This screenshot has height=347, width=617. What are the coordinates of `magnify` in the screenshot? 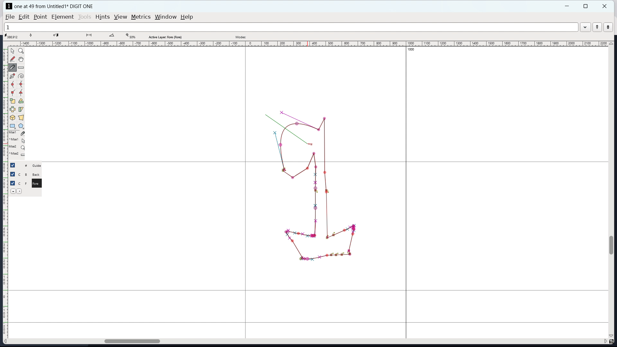 It's located at (21, 51).